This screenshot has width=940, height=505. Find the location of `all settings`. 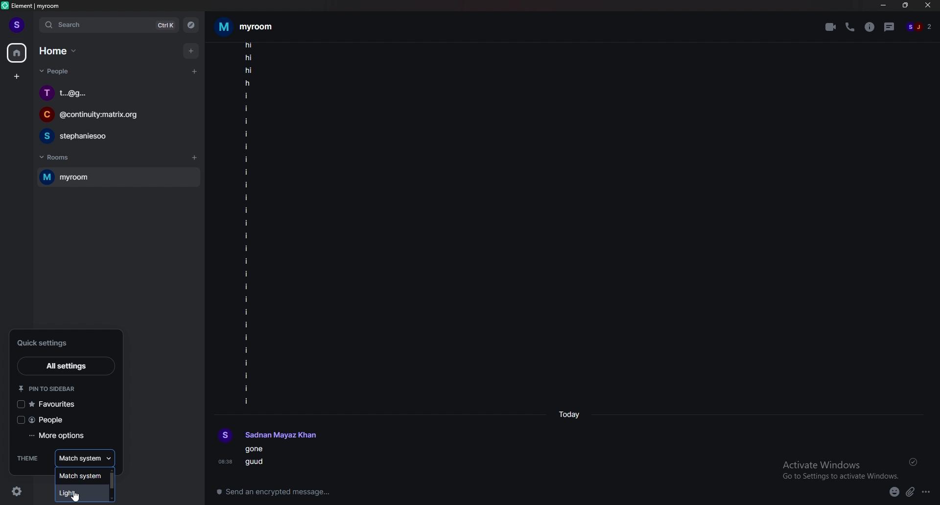

all settings is located at coordinates (66, 366).